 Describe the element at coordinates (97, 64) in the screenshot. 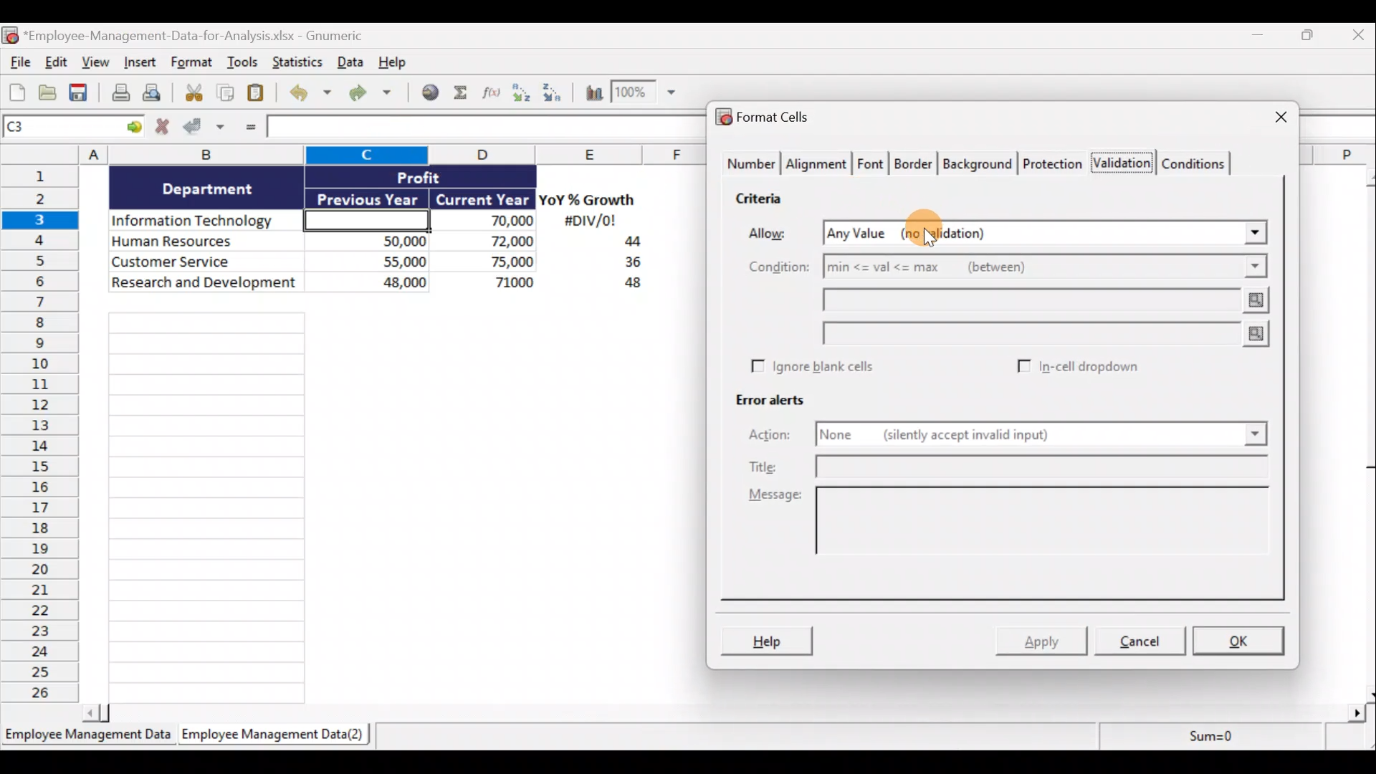

I see `View` at that location.